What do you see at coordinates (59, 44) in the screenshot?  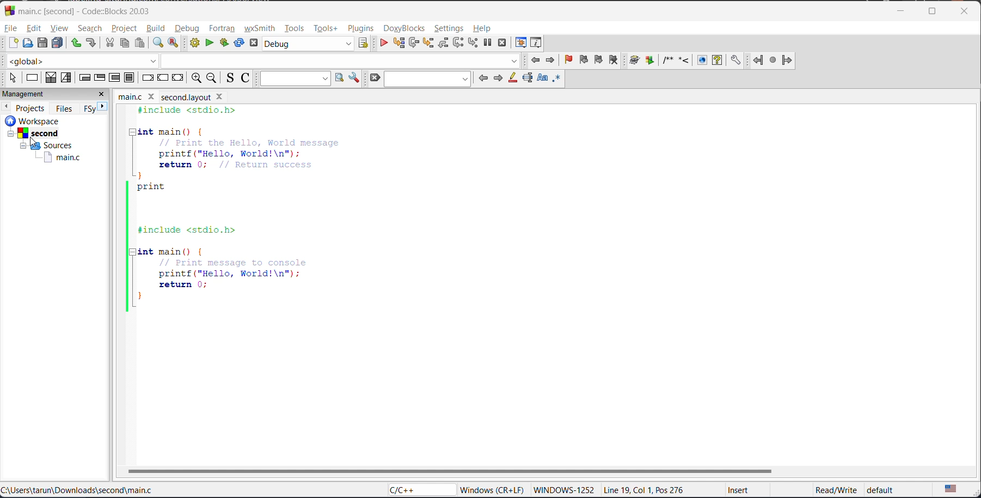 I see `save everything` at bounding box center [59, 44].